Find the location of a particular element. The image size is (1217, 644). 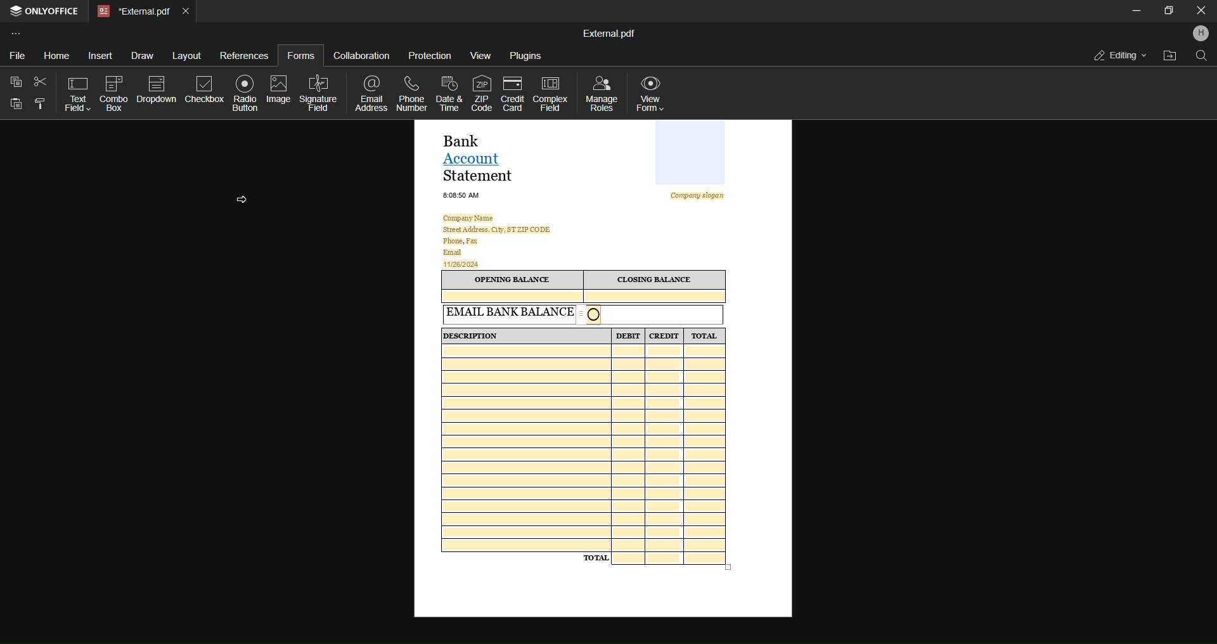

open office tab is located at coordinates (48, 13).